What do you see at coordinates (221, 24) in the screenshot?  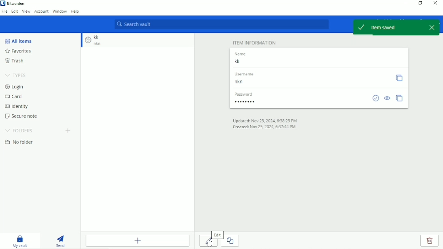 I see `Search vault` at bounding box center [221, 24].